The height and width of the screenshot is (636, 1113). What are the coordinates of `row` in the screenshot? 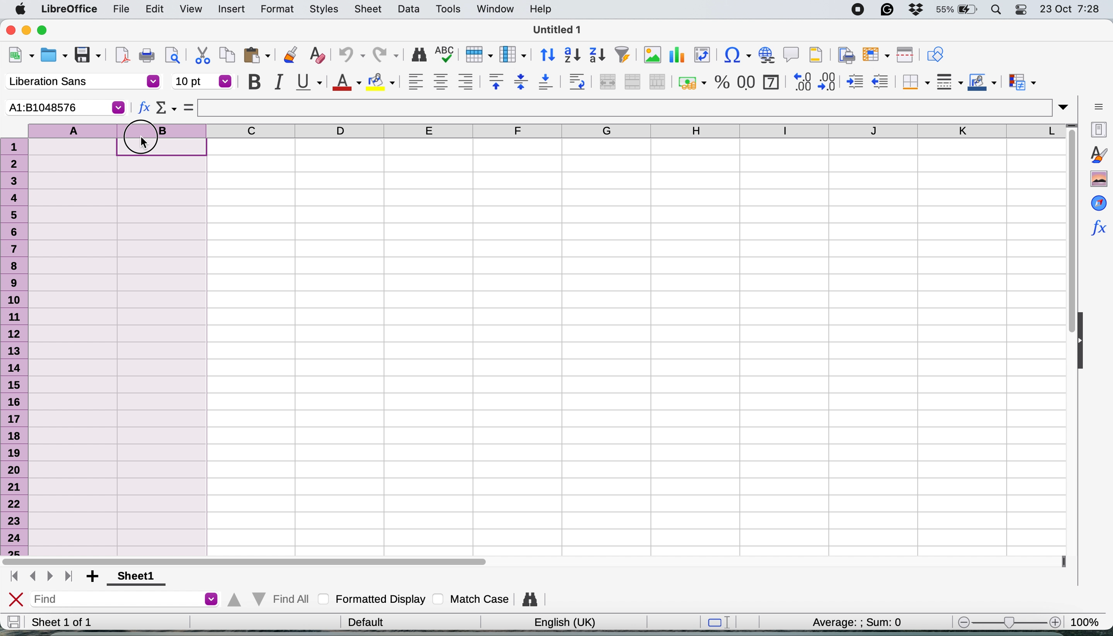 It's located at (480, 55).